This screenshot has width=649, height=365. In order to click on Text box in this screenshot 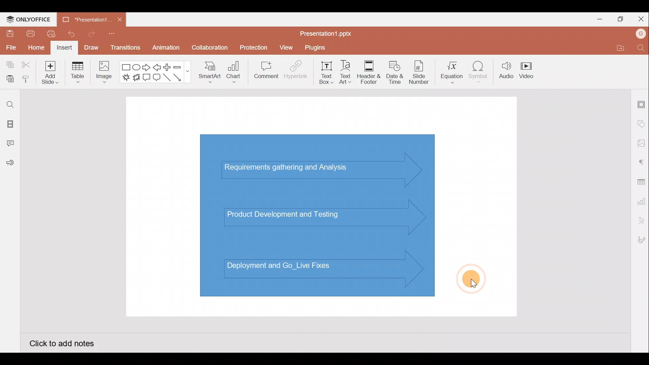, I will do `click(327, 73)`.